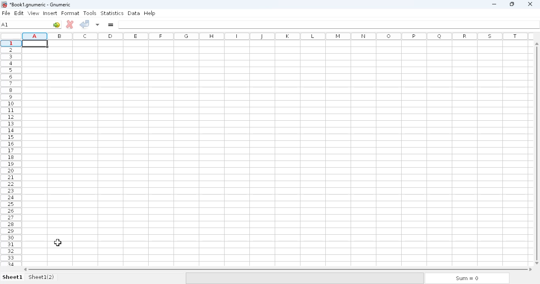 The image size is (540, 284). I want to click on *Book1.gnumeric - Gnumeric, so click(42, 4).